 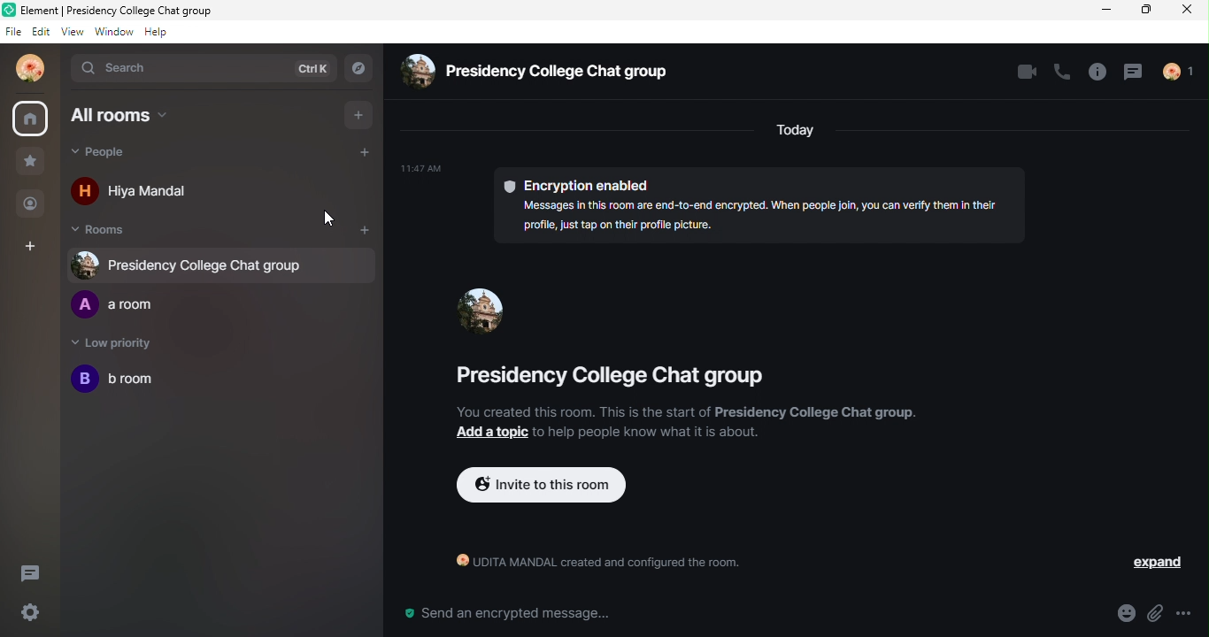 What do you see at coordinates (1146, 563) in the screenshot?
I see `expand` at bounding box center [1146, 563].